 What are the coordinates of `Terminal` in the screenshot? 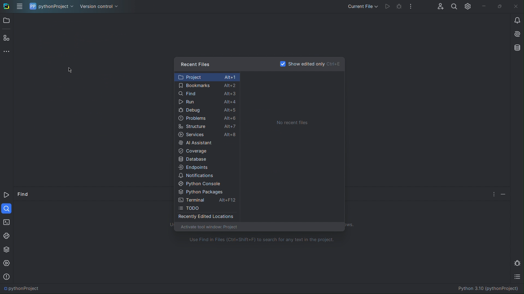 It's located at (6, 221).